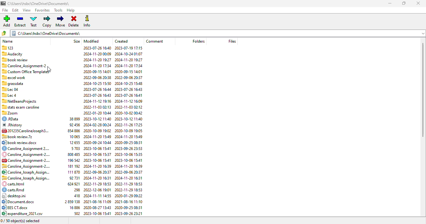 Image resolution: width=426 pixels, height=224 pixels. Describe the element at coordinates (74, 208) in the screenshot. I see `16886` at that location.